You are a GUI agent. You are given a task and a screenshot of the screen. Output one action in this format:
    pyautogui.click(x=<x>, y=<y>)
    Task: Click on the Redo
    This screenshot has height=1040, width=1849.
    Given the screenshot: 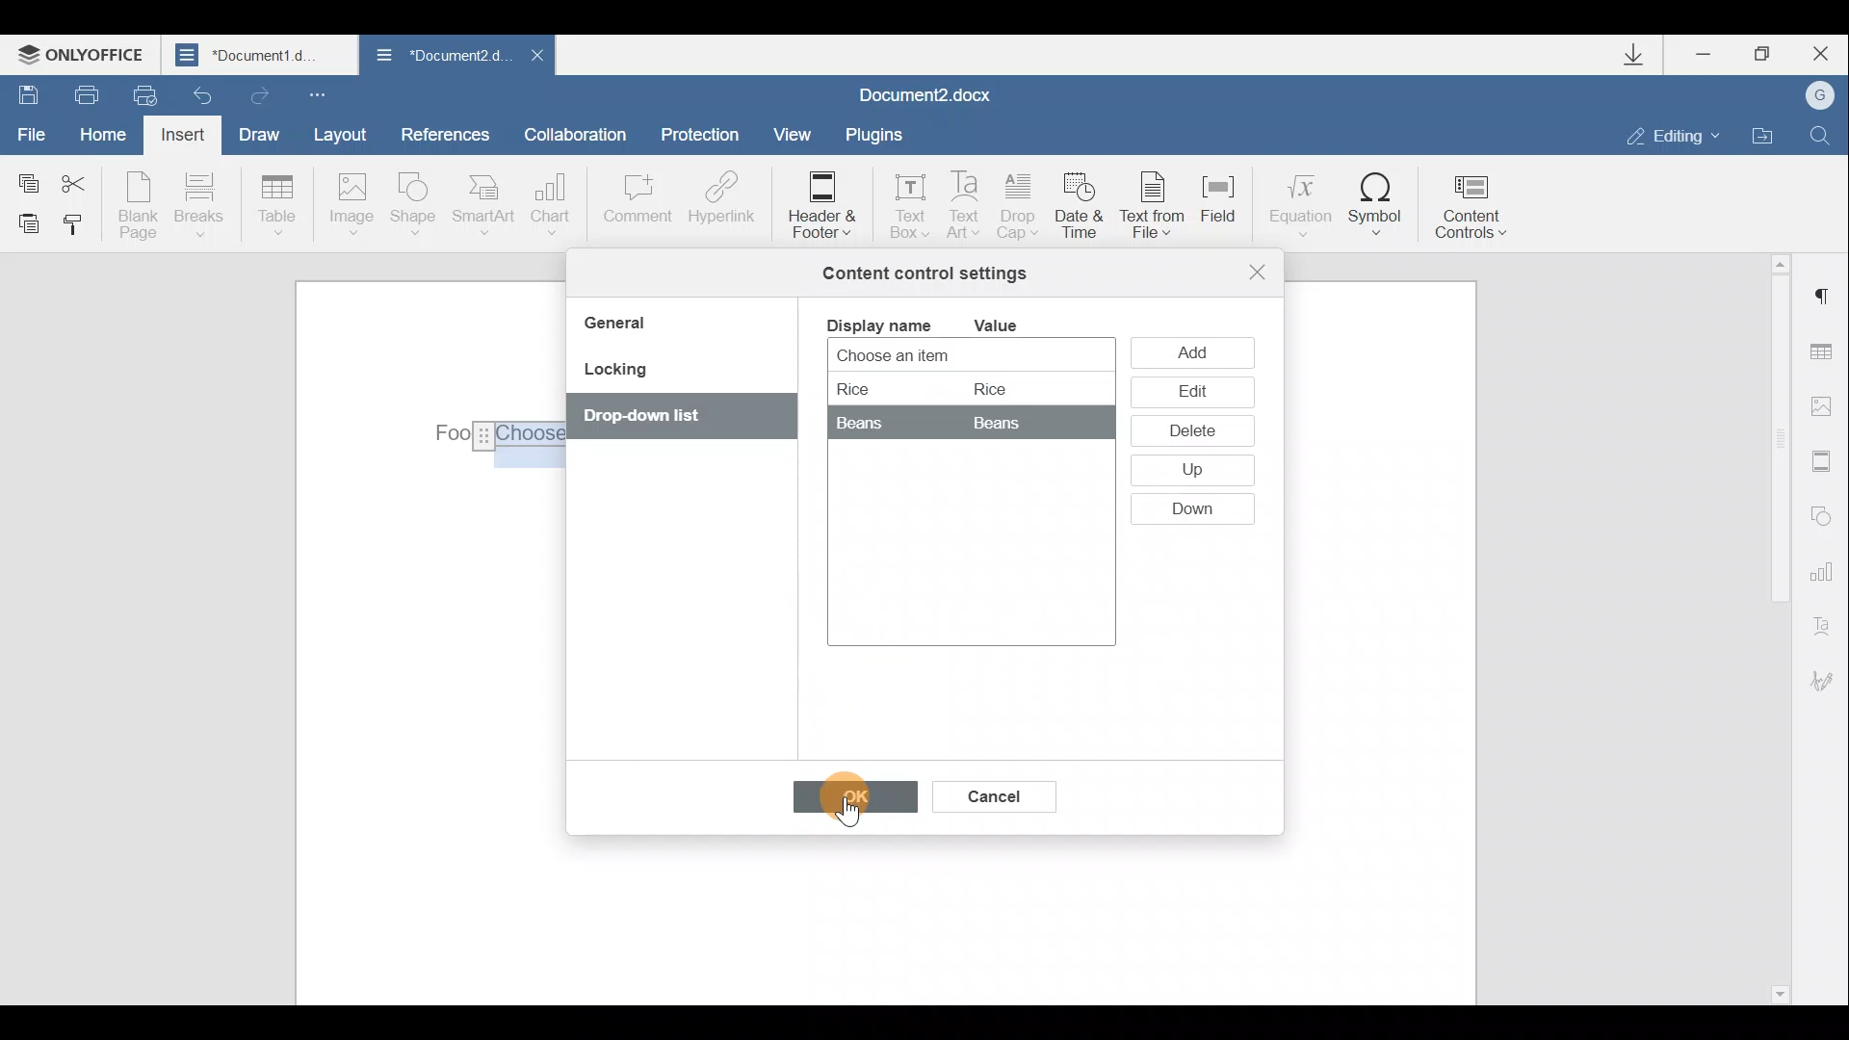 What is the action you would take?
    pyautogui.click(x=256, y=91)
    